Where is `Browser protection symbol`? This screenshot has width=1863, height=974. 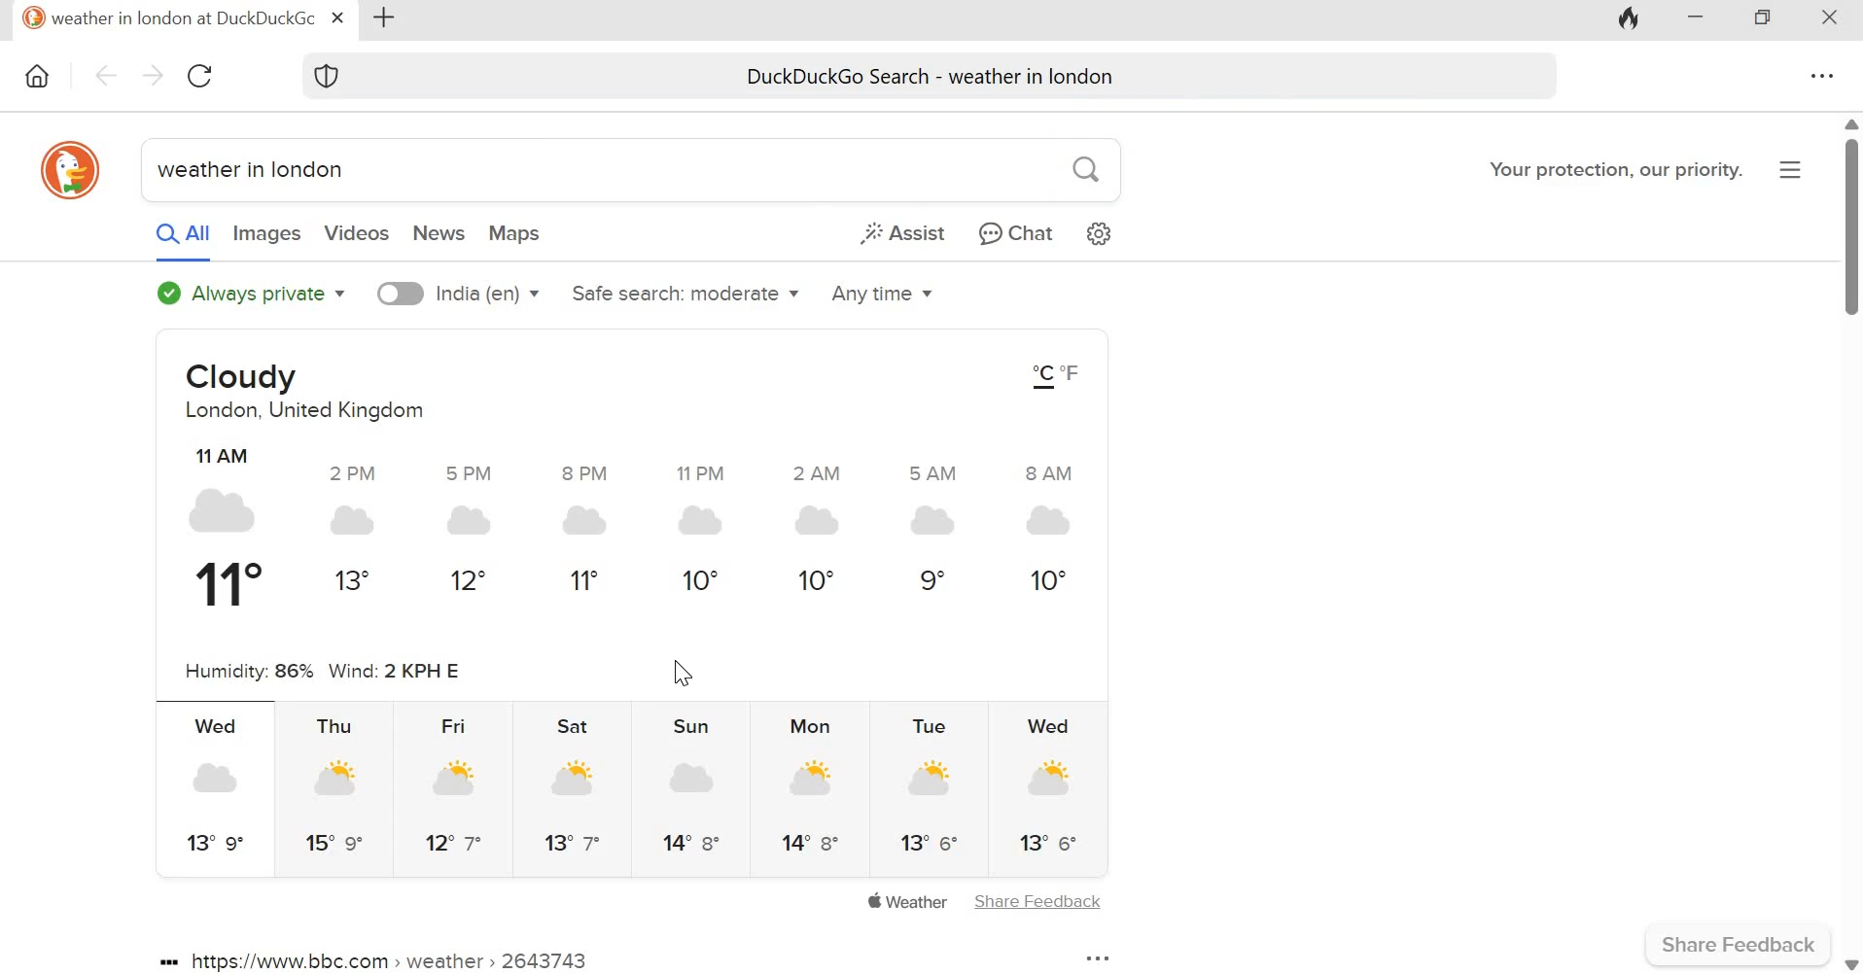 Browser protection symbol is located at coordinates (326, 76).